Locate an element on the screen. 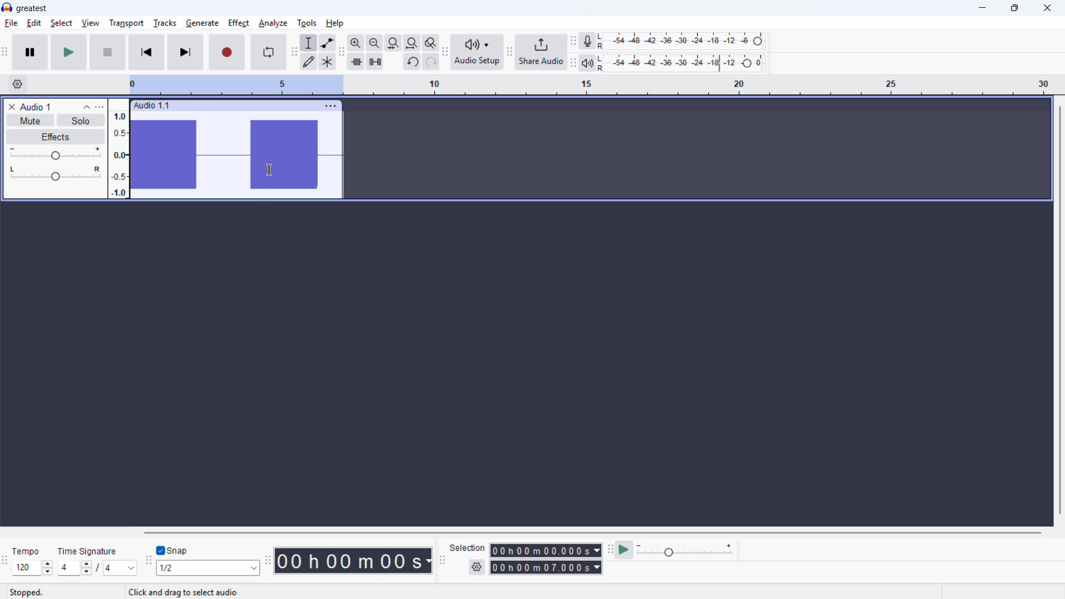 This screenshot has width=1065, height=599. Audio setup toolbar  is located at coordinates (445, 53).